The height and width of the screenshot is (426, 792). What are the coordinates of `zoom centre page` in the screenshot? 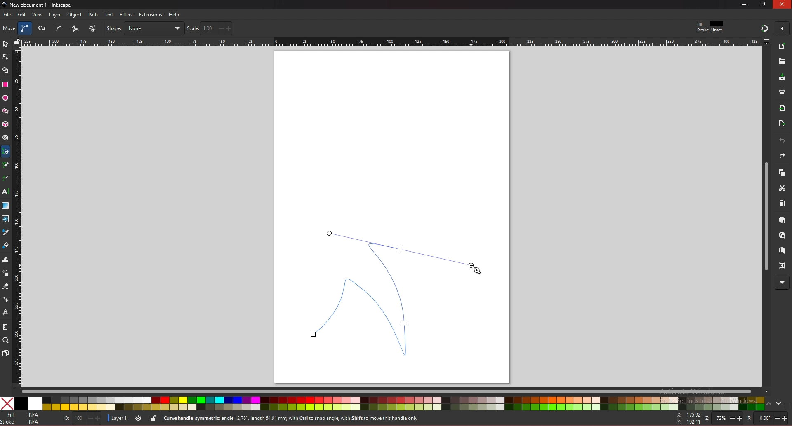 It's located at (783, 265).